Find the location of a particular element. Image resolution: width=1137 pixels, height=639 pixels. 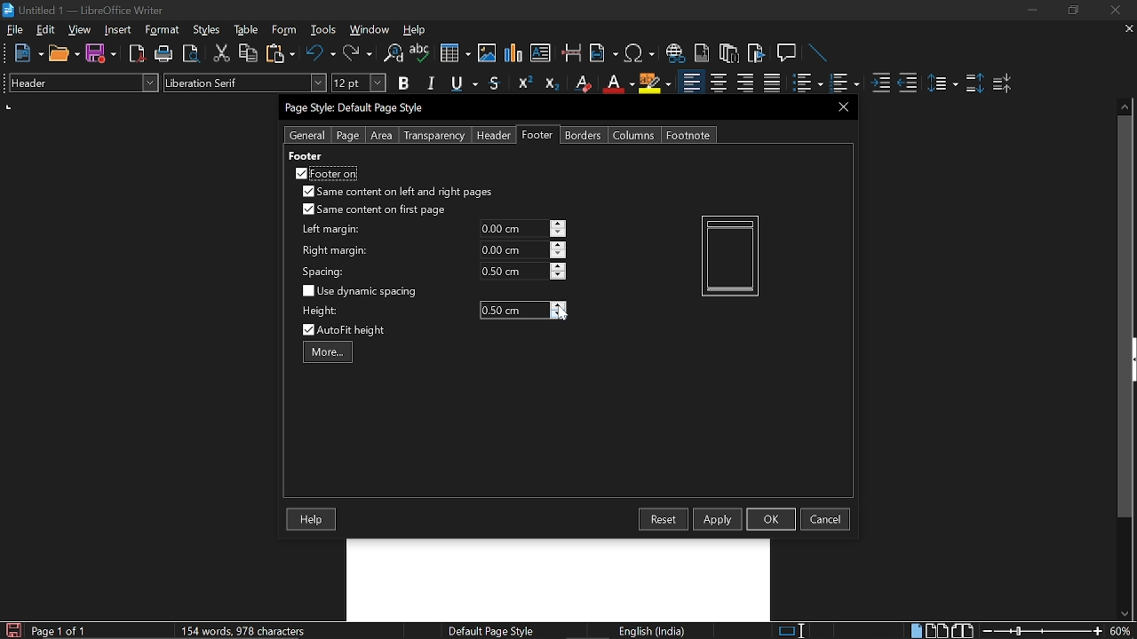

CLose is located at coordinates (841, 106).